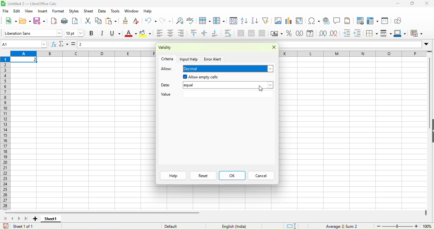  Describe the element at coordinates (348, 33) in the screenshot. I see `increase indent` at that location.